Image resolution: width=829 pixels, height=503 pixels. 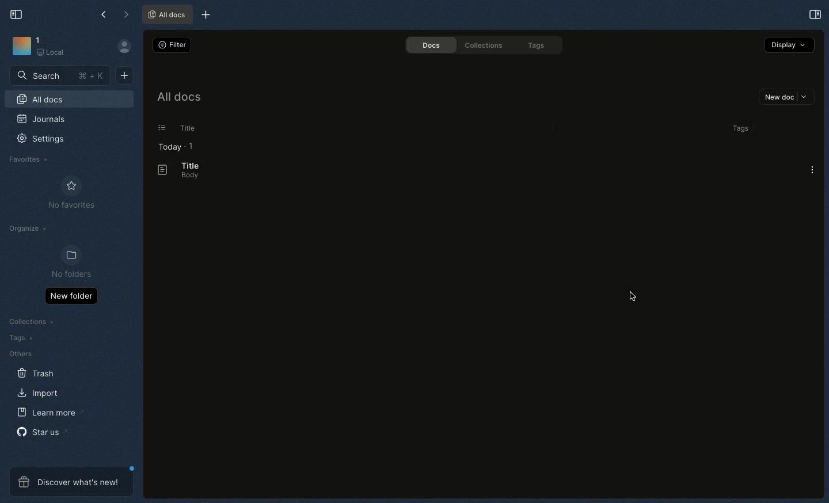 I want to click on New folder, so click(x=71, y=295).